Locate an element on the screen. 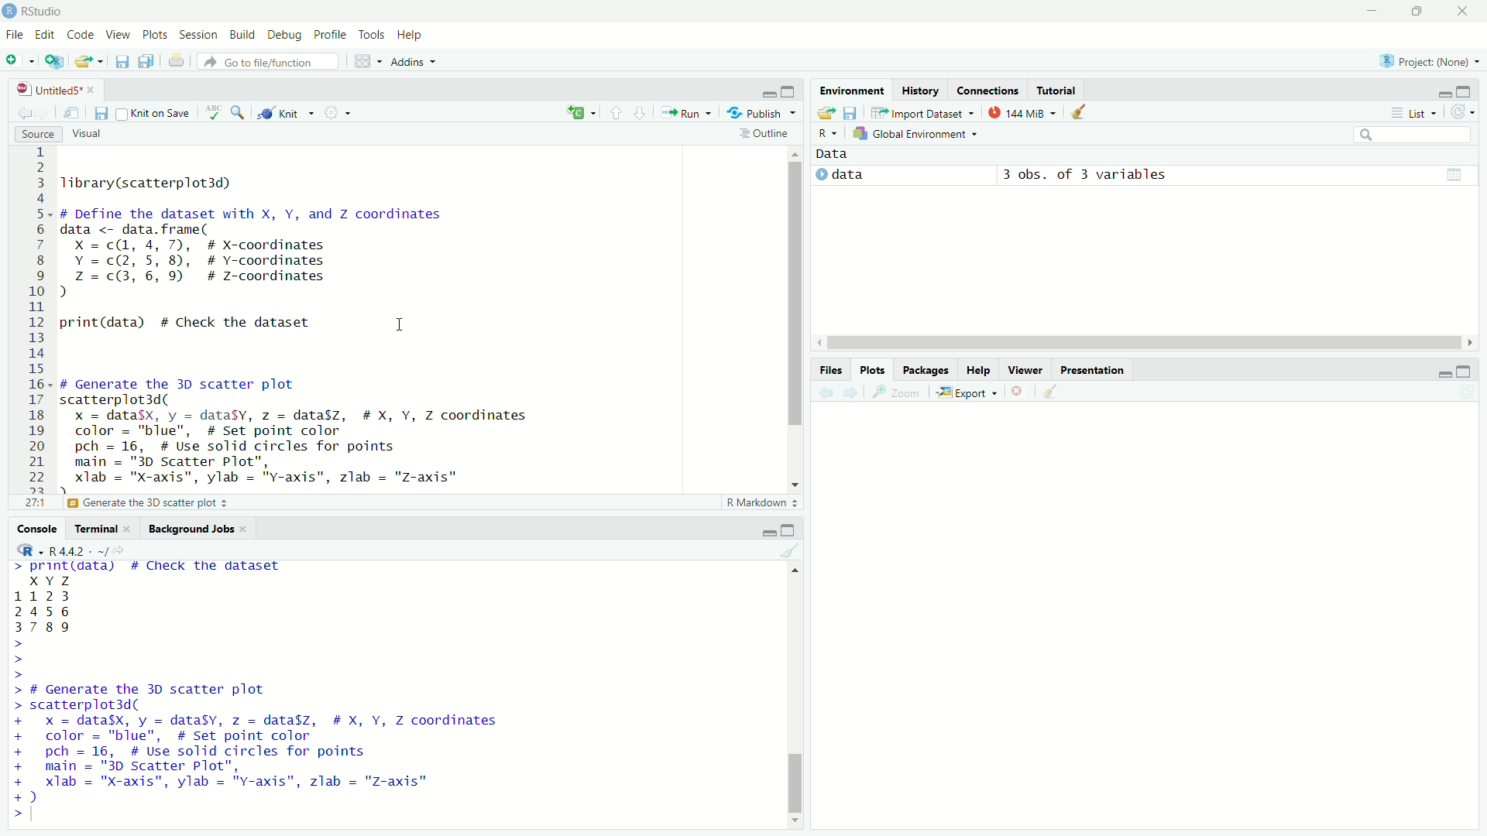  minimize is located at coordinates (1440, 372).